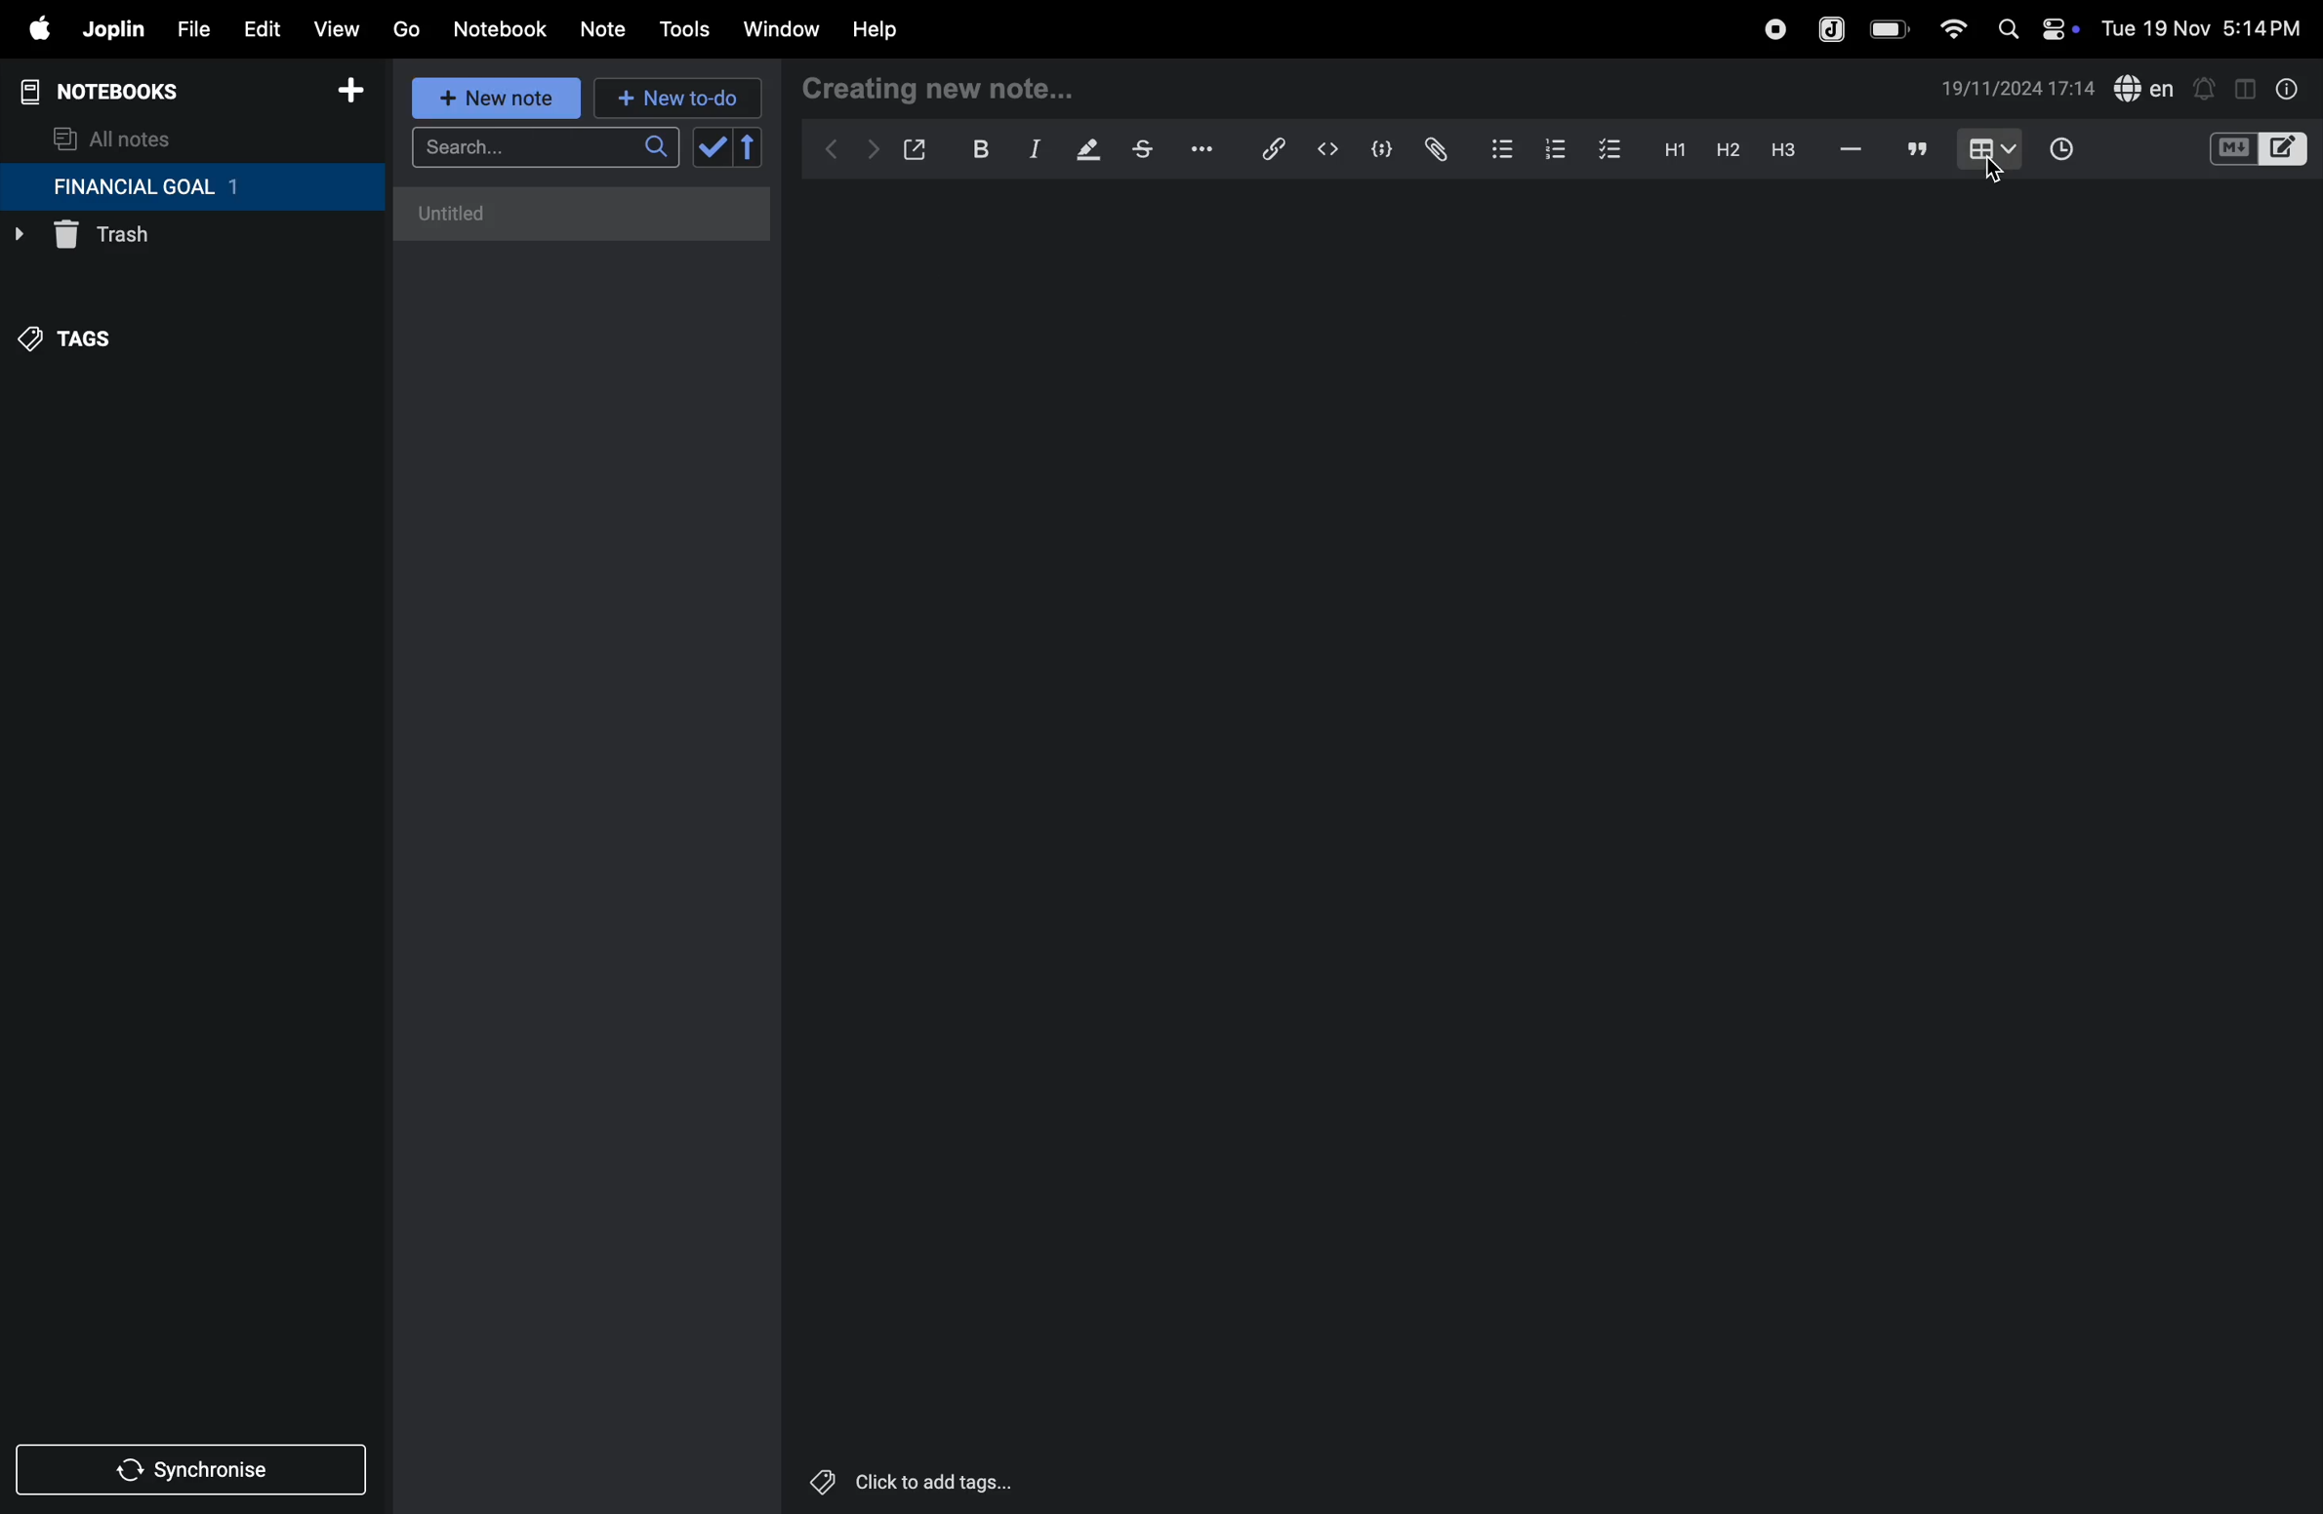  What do you see at coordinates (2289, 89) in the screenshot?
I see `info` at bounding box center [2289, 89].